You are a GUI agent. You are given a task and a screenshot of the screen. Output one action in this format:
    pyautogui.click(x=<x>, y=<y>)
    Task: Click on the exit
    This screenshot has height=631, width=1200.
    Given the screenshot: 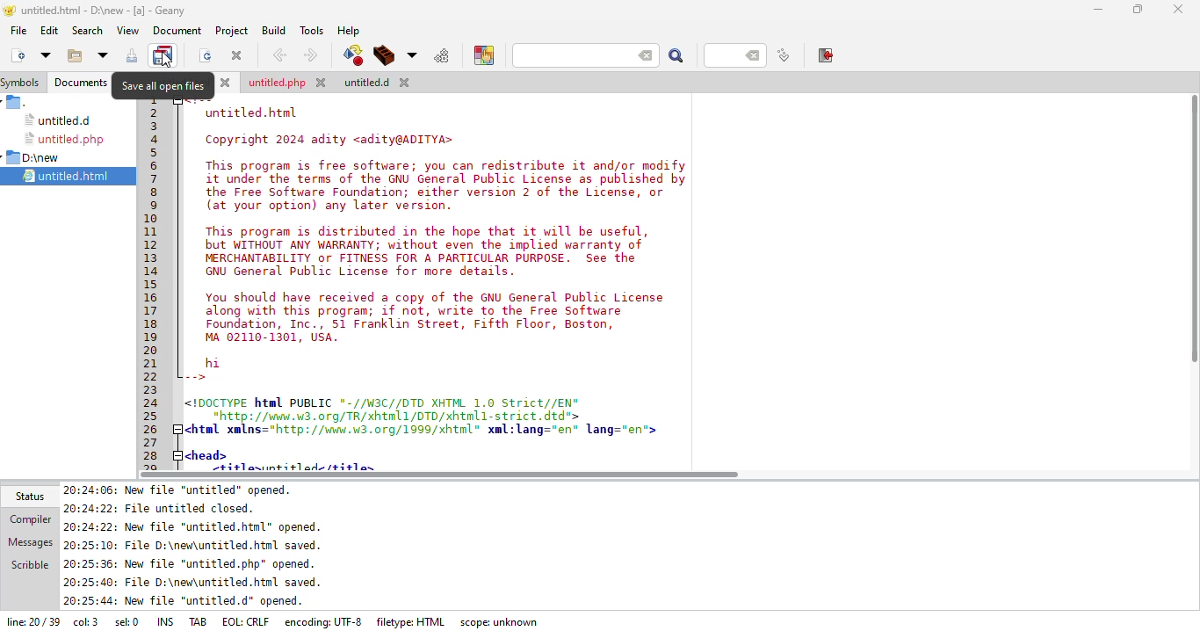 What is the action you would take?
    pyautogui.click(x=825, y=54)
    